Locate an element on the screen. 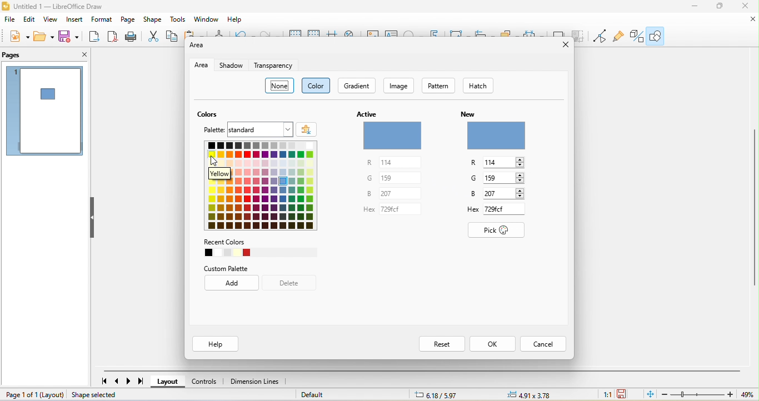 The image size is (759, 401). next page is located at coordinates (131, 381).